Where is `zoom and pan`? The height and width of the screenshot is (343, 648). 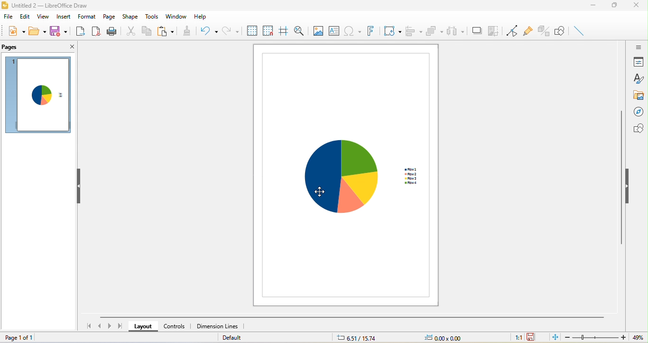
zoom and pan is located at coordinates (298, 30).